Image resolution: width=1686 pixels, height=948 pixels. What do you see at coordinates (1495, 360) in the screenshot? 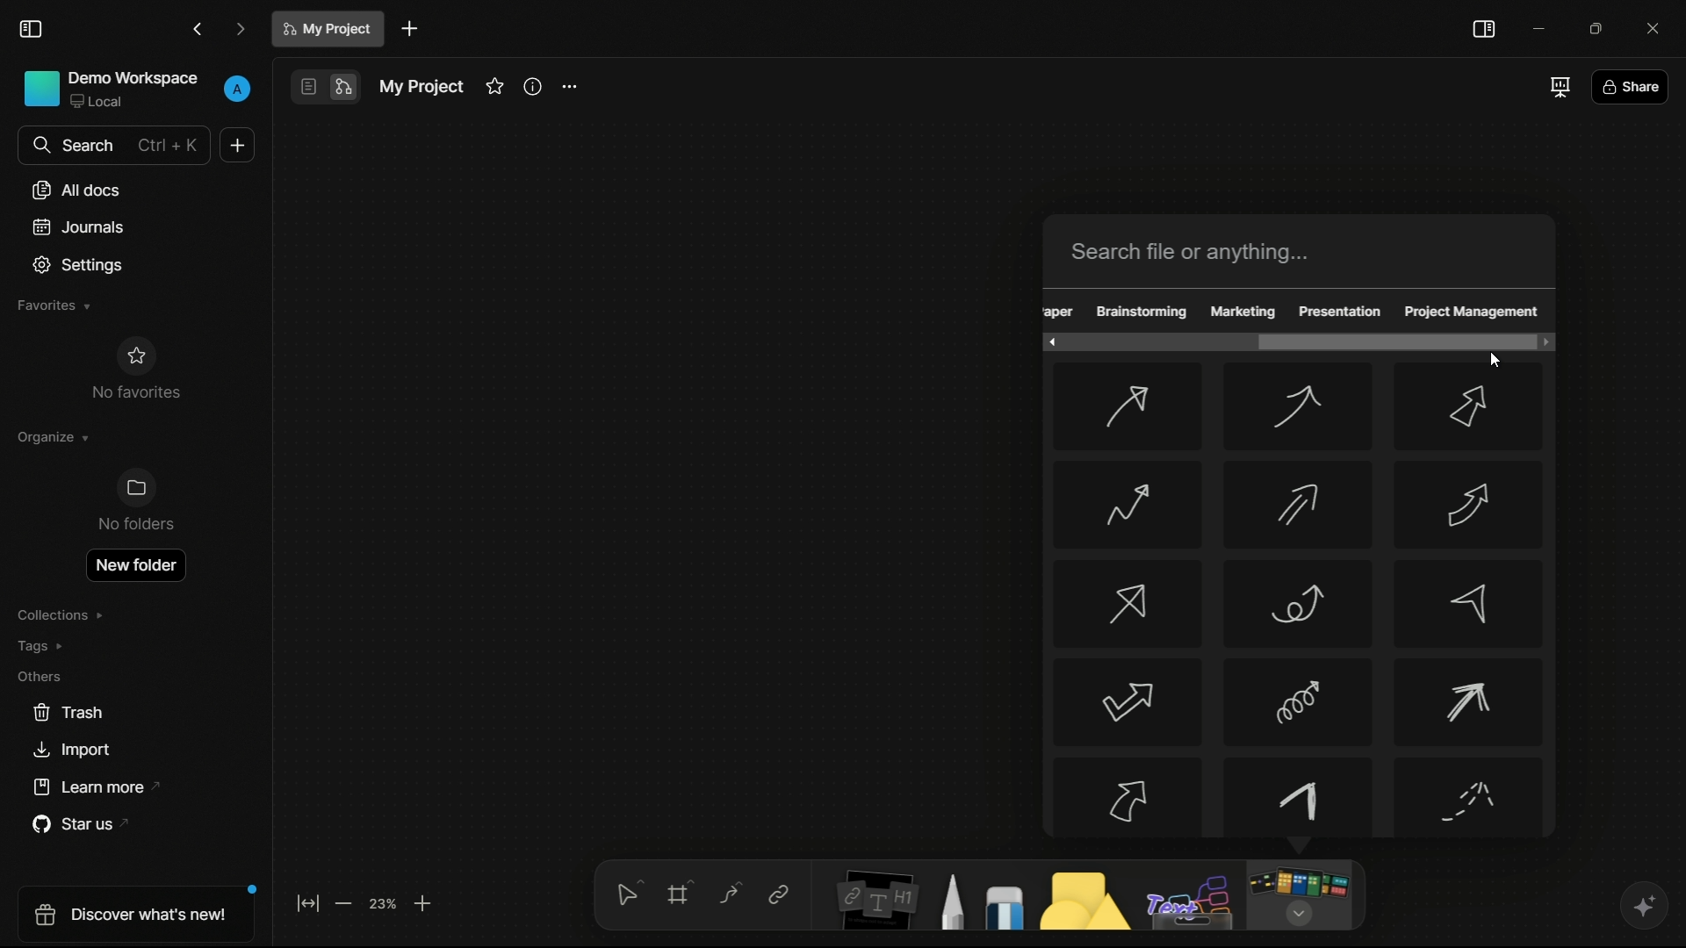
I see `cursor` at bounding box center [1495, 360].